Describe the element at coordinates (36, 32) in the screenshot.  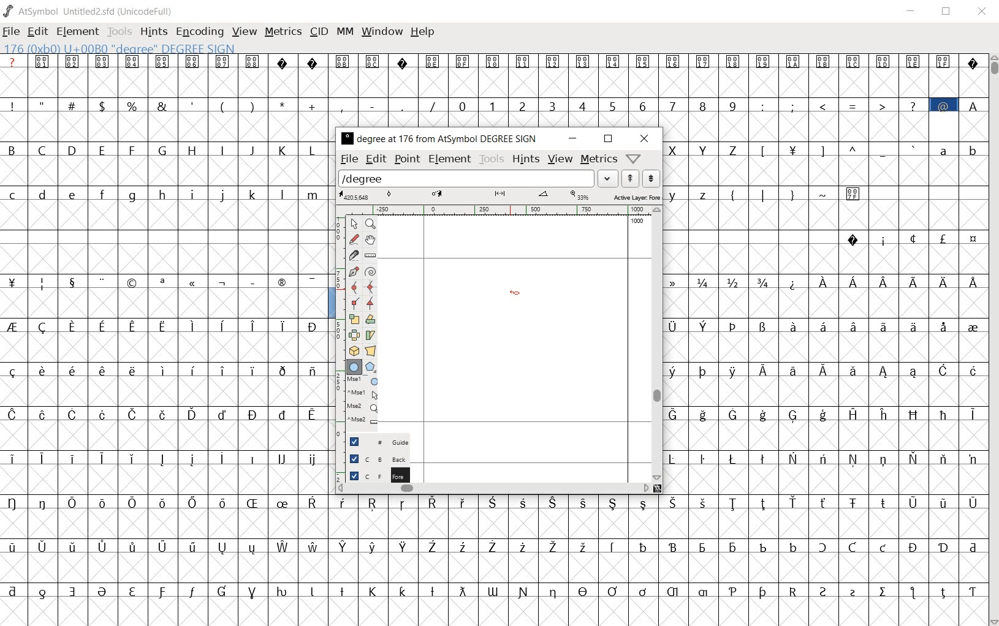
I see `edit` at that location.